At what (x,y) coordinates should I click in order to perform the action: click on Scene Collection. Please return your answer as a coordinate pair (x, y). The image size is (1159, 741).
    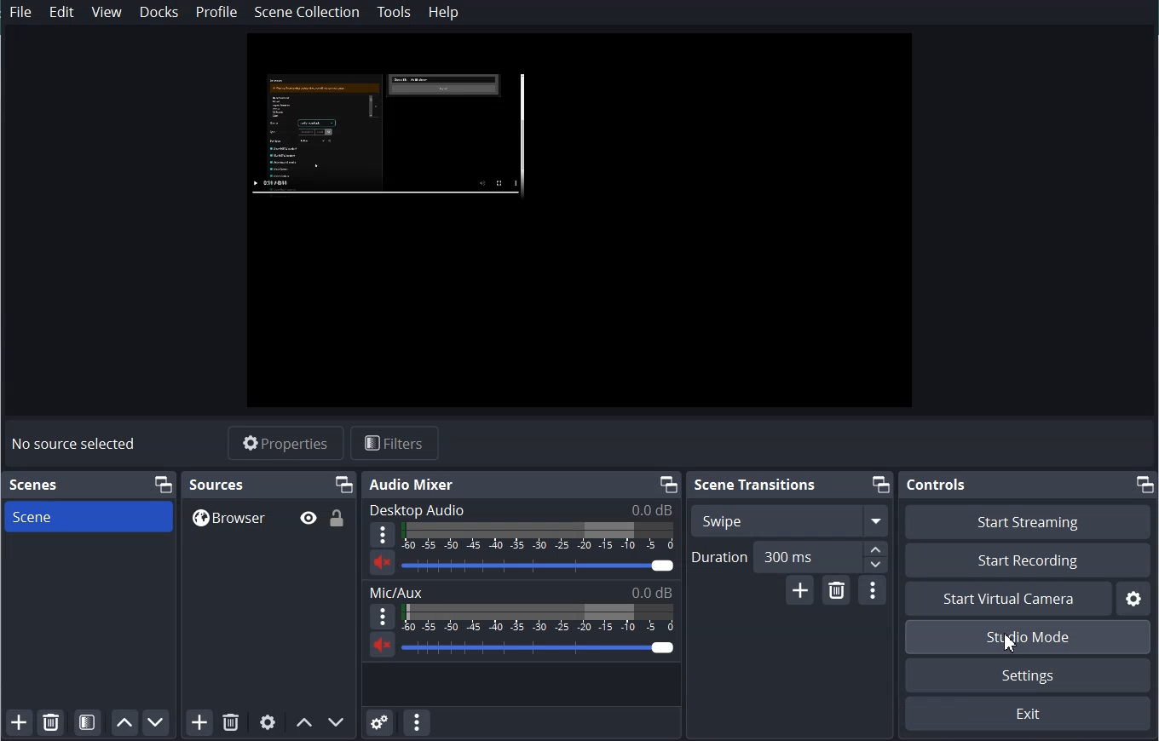
    Looking at the image, I should click on (307, 11).